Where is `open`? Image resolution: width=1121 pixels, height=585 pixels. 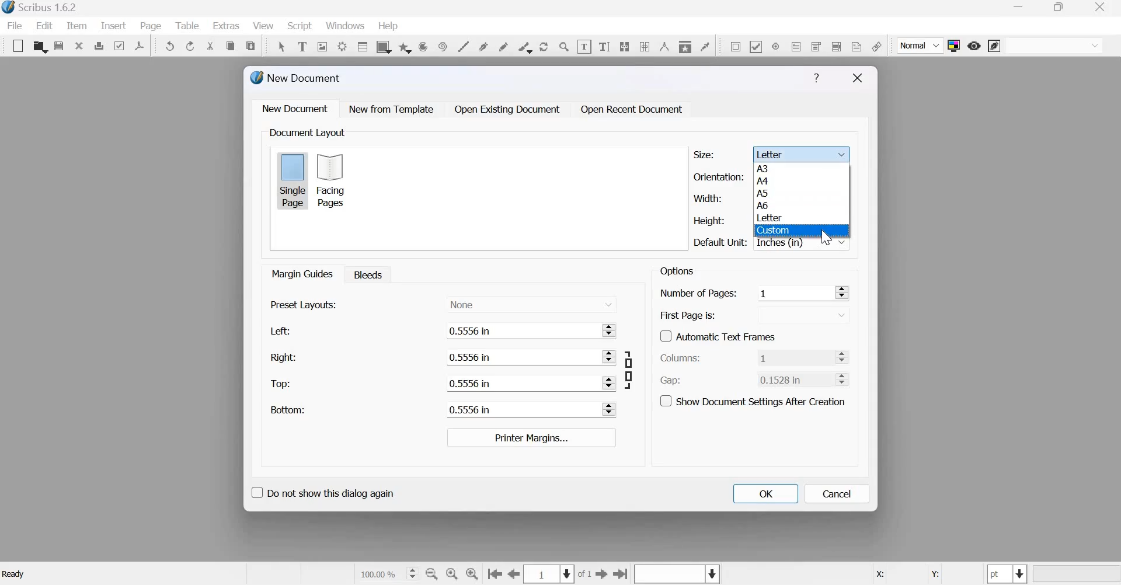 open is located at coordinates (40, 47).